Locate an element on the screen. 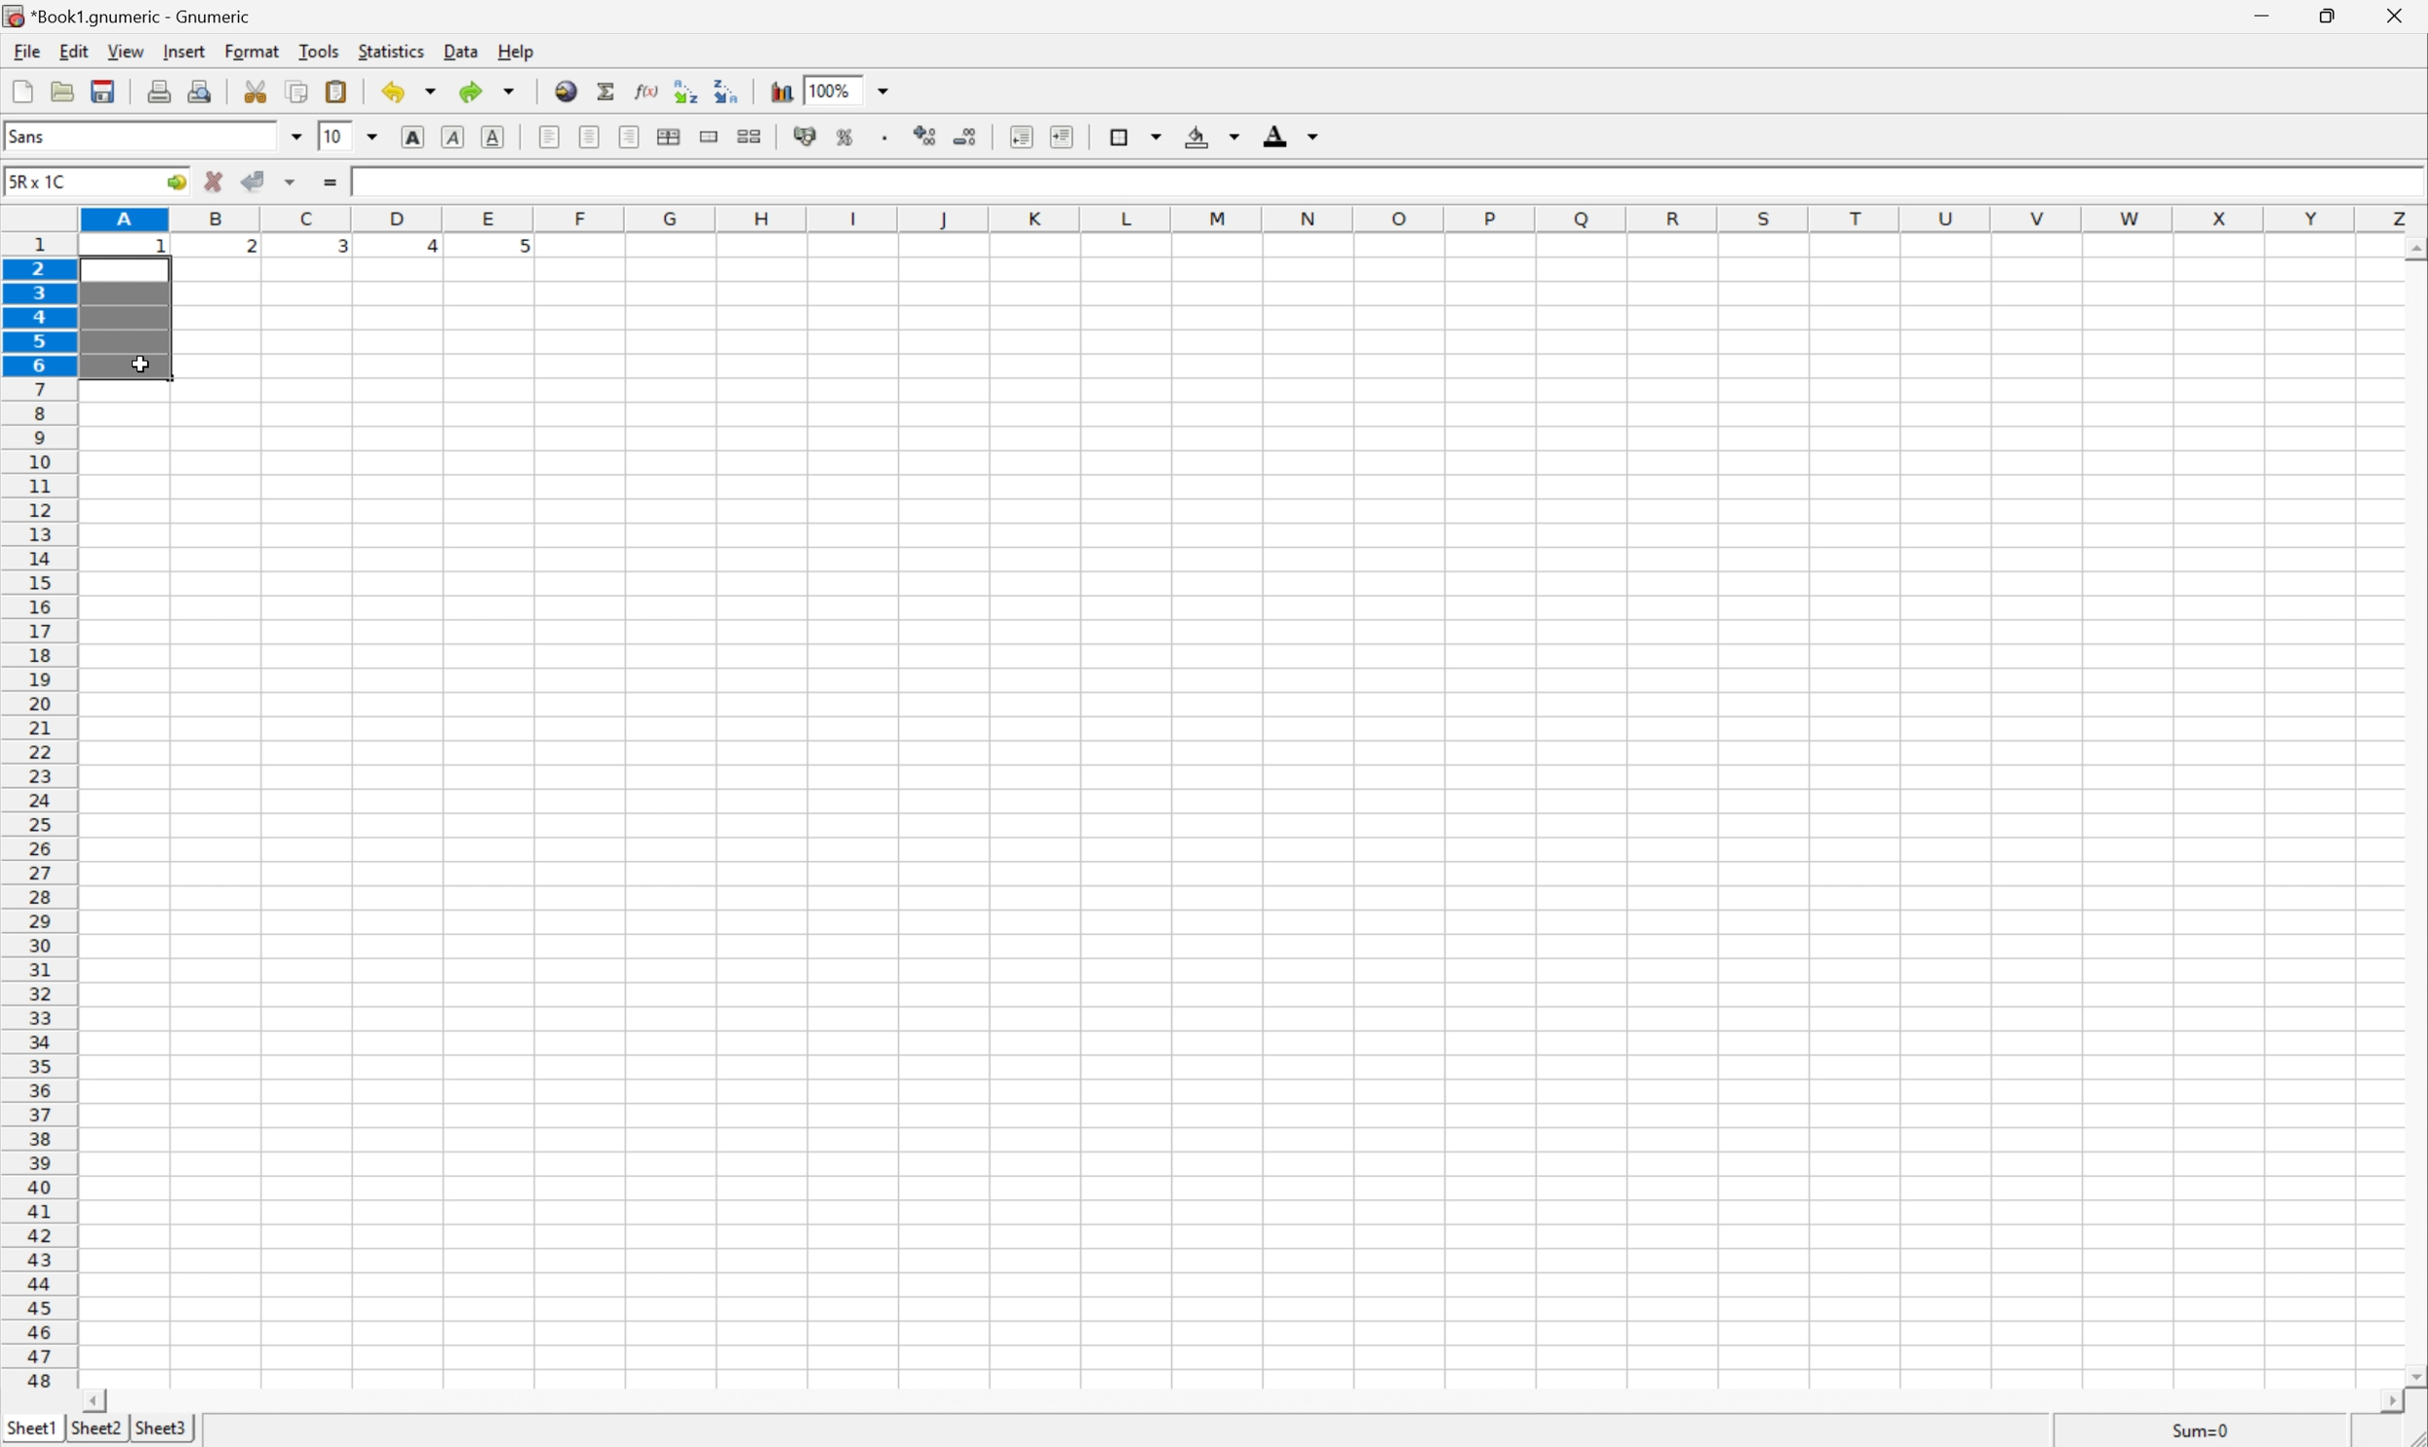  accept changes is located at coordinates (255, 181).